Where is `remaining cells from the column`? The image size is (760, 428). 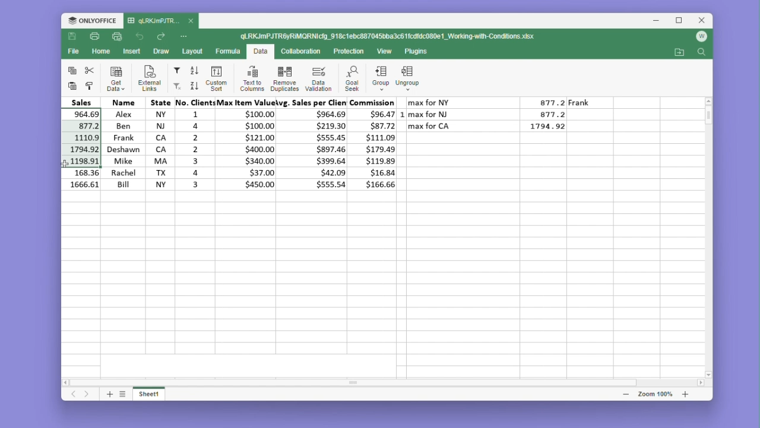
remaining cells from the column is located at coordinates (83, 180).